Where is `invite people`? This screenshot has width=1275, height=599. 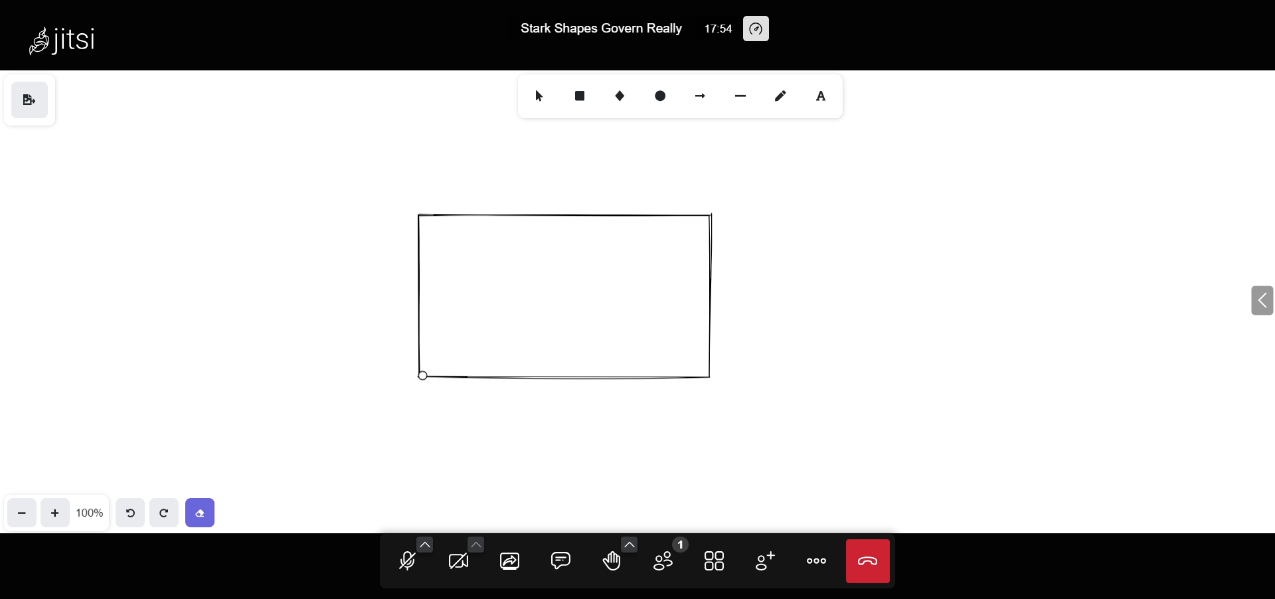
invite people is located at coordinates (764, 560).